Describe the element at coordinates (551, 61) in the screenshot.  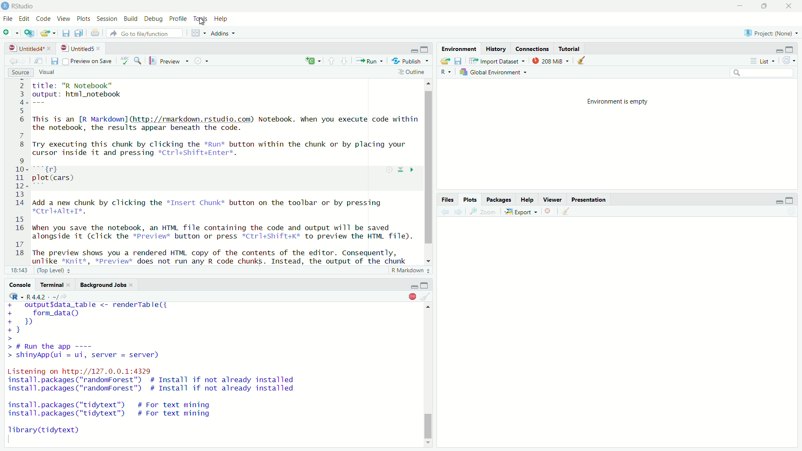
I see `208 ` at that location.